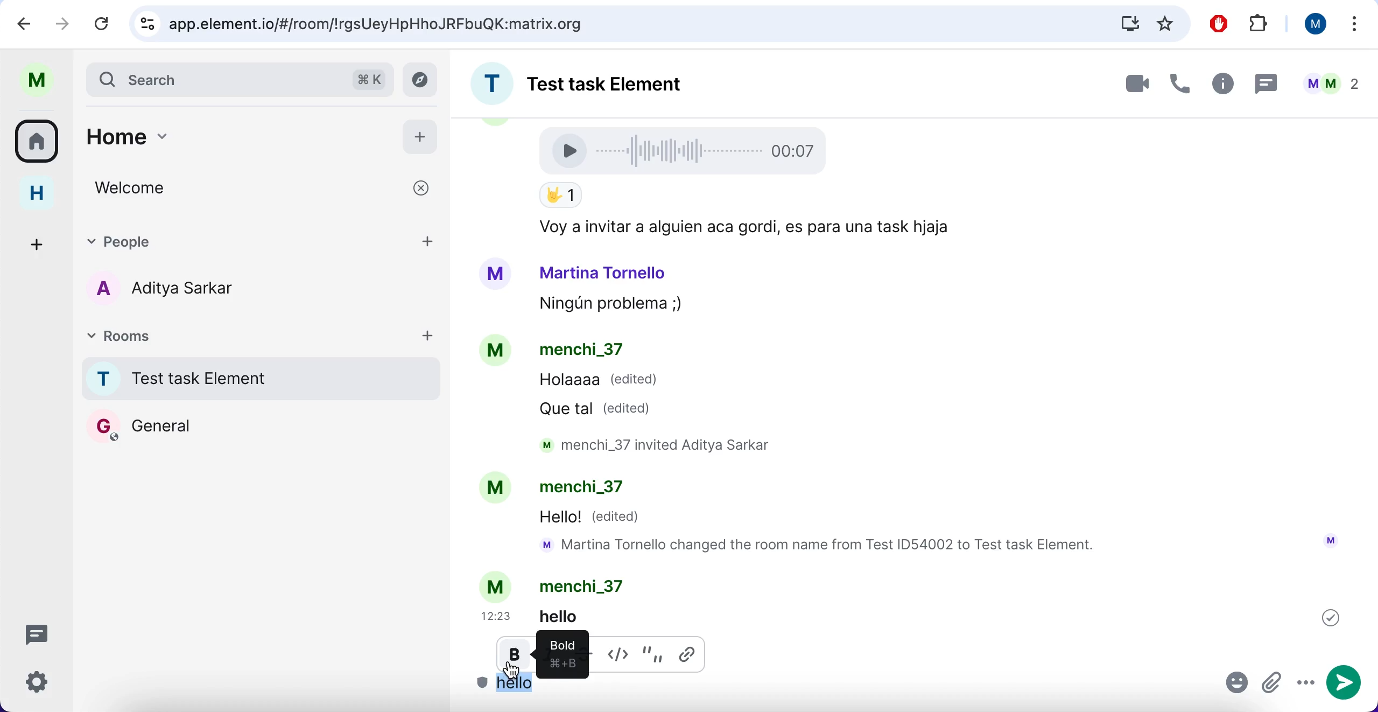  I want to click on voice call, so click(1177, 87).